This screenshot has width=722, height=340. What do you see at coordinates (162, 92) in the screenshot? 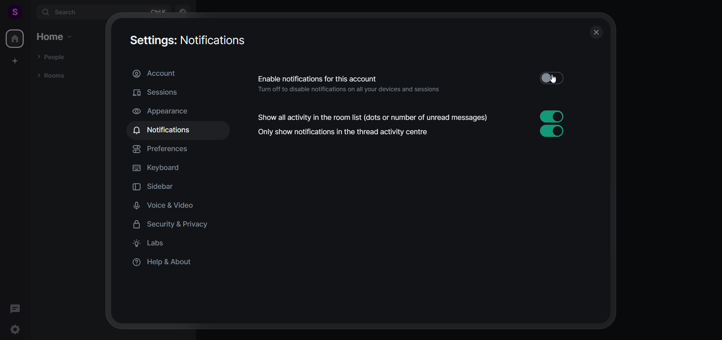
I see `sessions` at bounding box center [162, 92].